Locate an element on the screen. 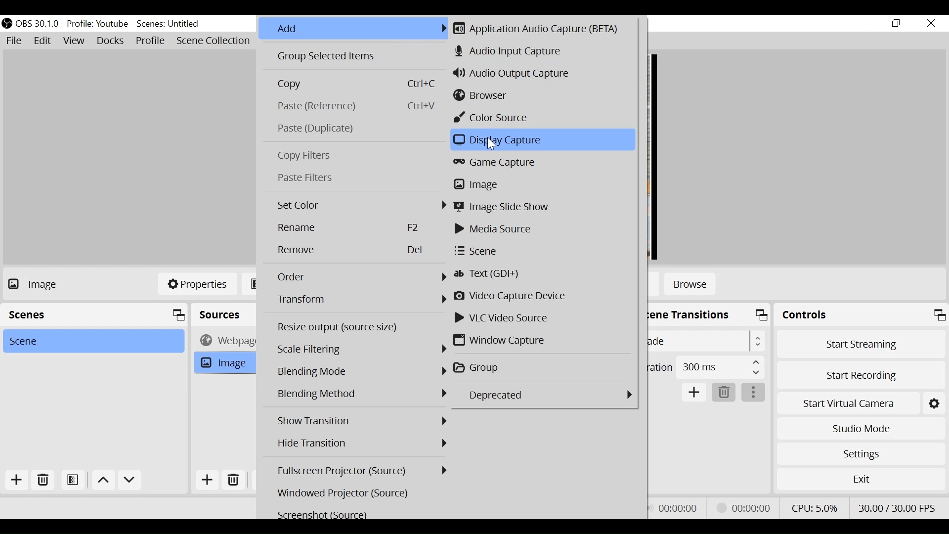  Hide Transition is located at coordinates (360, 443).